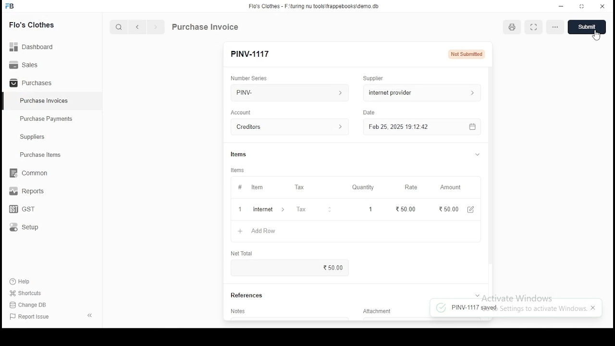 The height and width of the screenshot is (346, 615). Describe the element at coordinates (31, 305) in the screenshot. I see `Change DB` at that location.